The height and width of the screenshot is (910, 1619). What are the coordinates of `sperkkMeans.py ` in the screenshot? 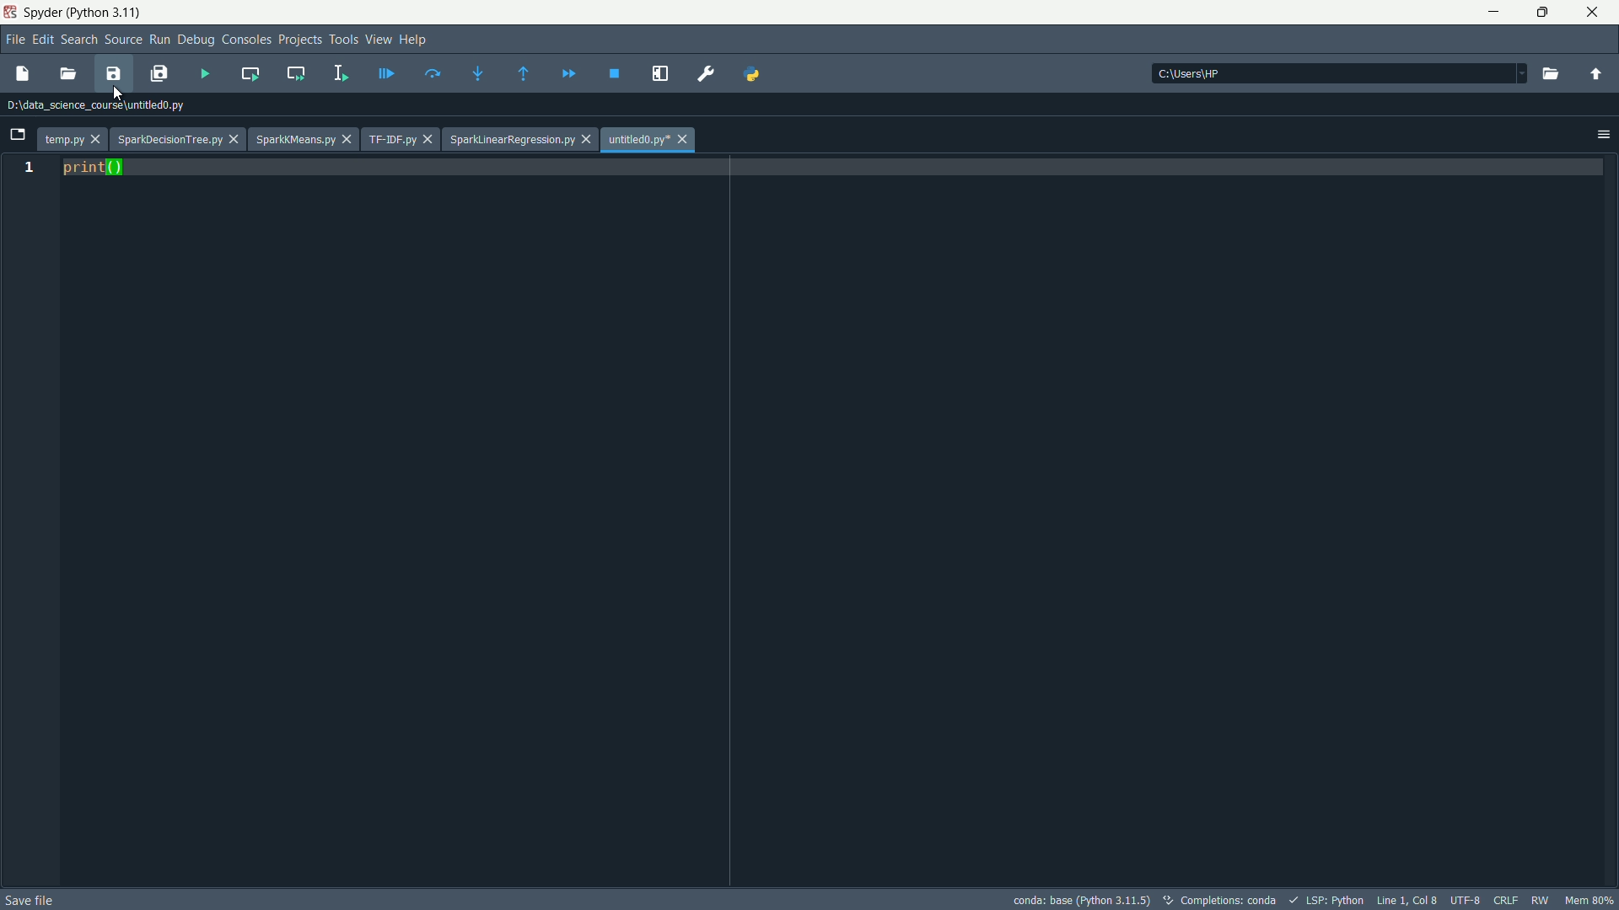 It's located at (296, 141).